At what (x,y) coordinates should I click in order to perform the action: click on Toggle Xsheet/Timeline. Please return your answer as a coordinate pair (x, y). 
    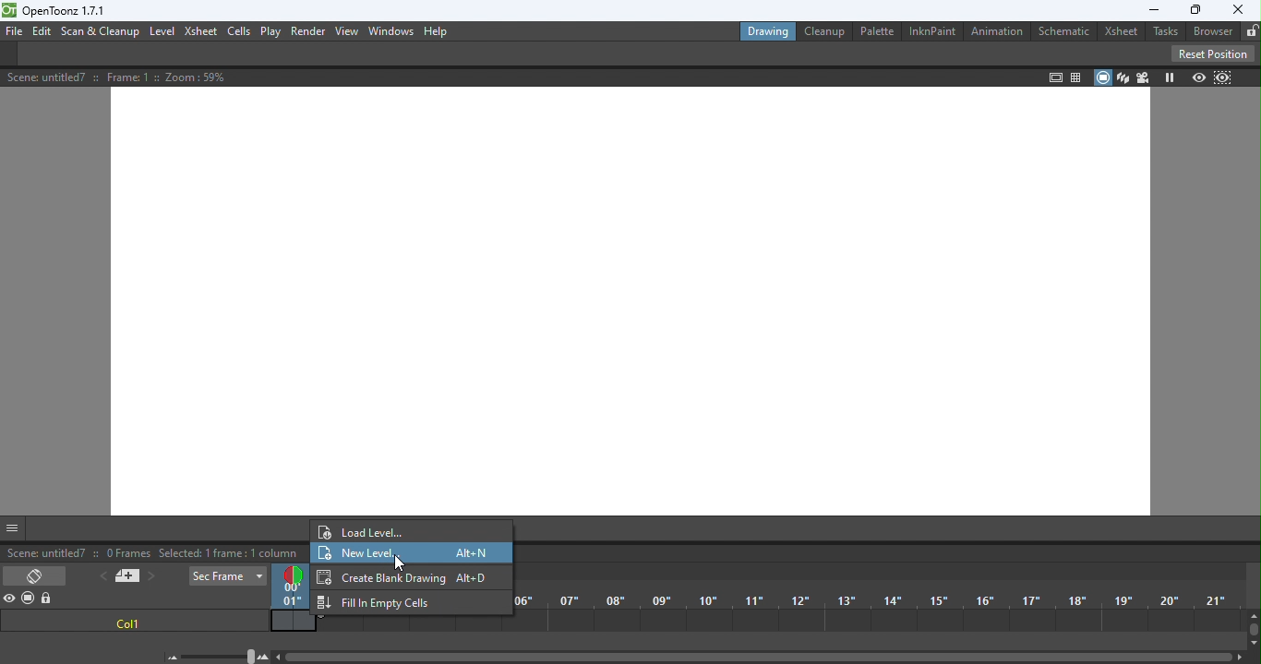
    Looking at the image, I should click on (37, 574).